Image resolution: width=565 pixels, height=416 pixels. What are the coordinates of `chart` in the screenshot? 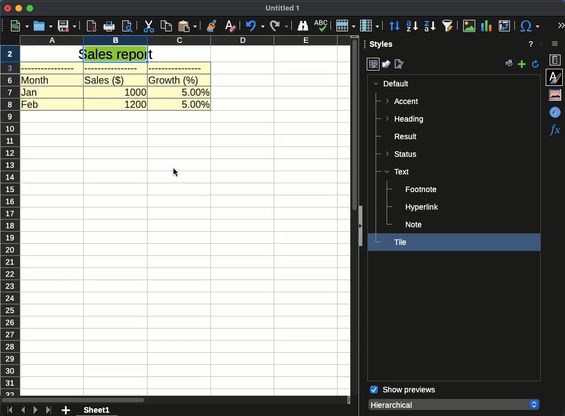 It's located at (487, 26).